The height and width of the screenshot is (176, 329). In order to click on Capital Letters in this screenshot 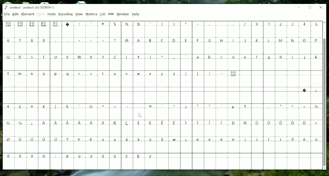, I will do `click(227, 41)`.